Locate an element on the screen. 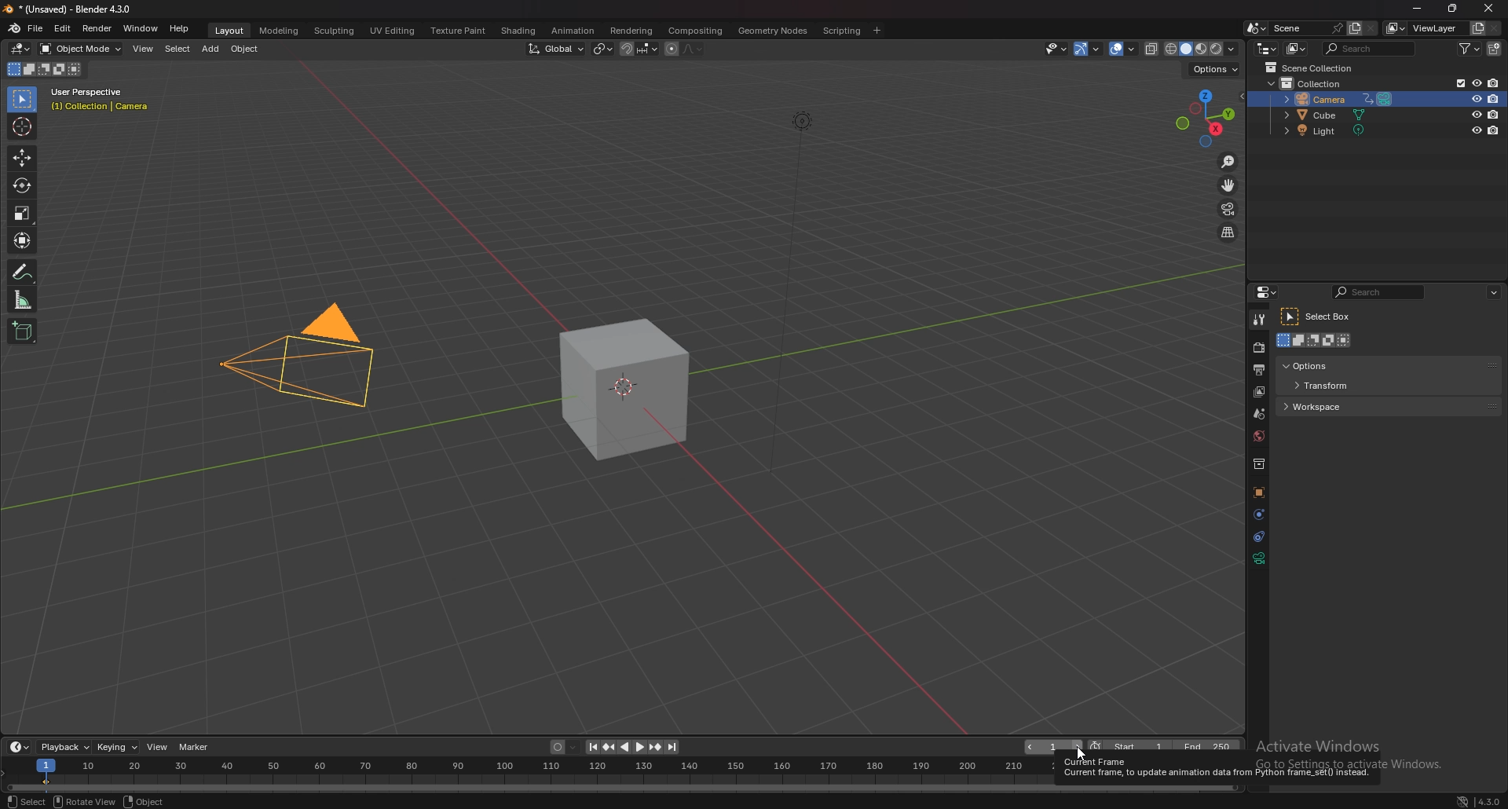 The image size is (1508, 809). modeling is located at coordinates (279, 31).